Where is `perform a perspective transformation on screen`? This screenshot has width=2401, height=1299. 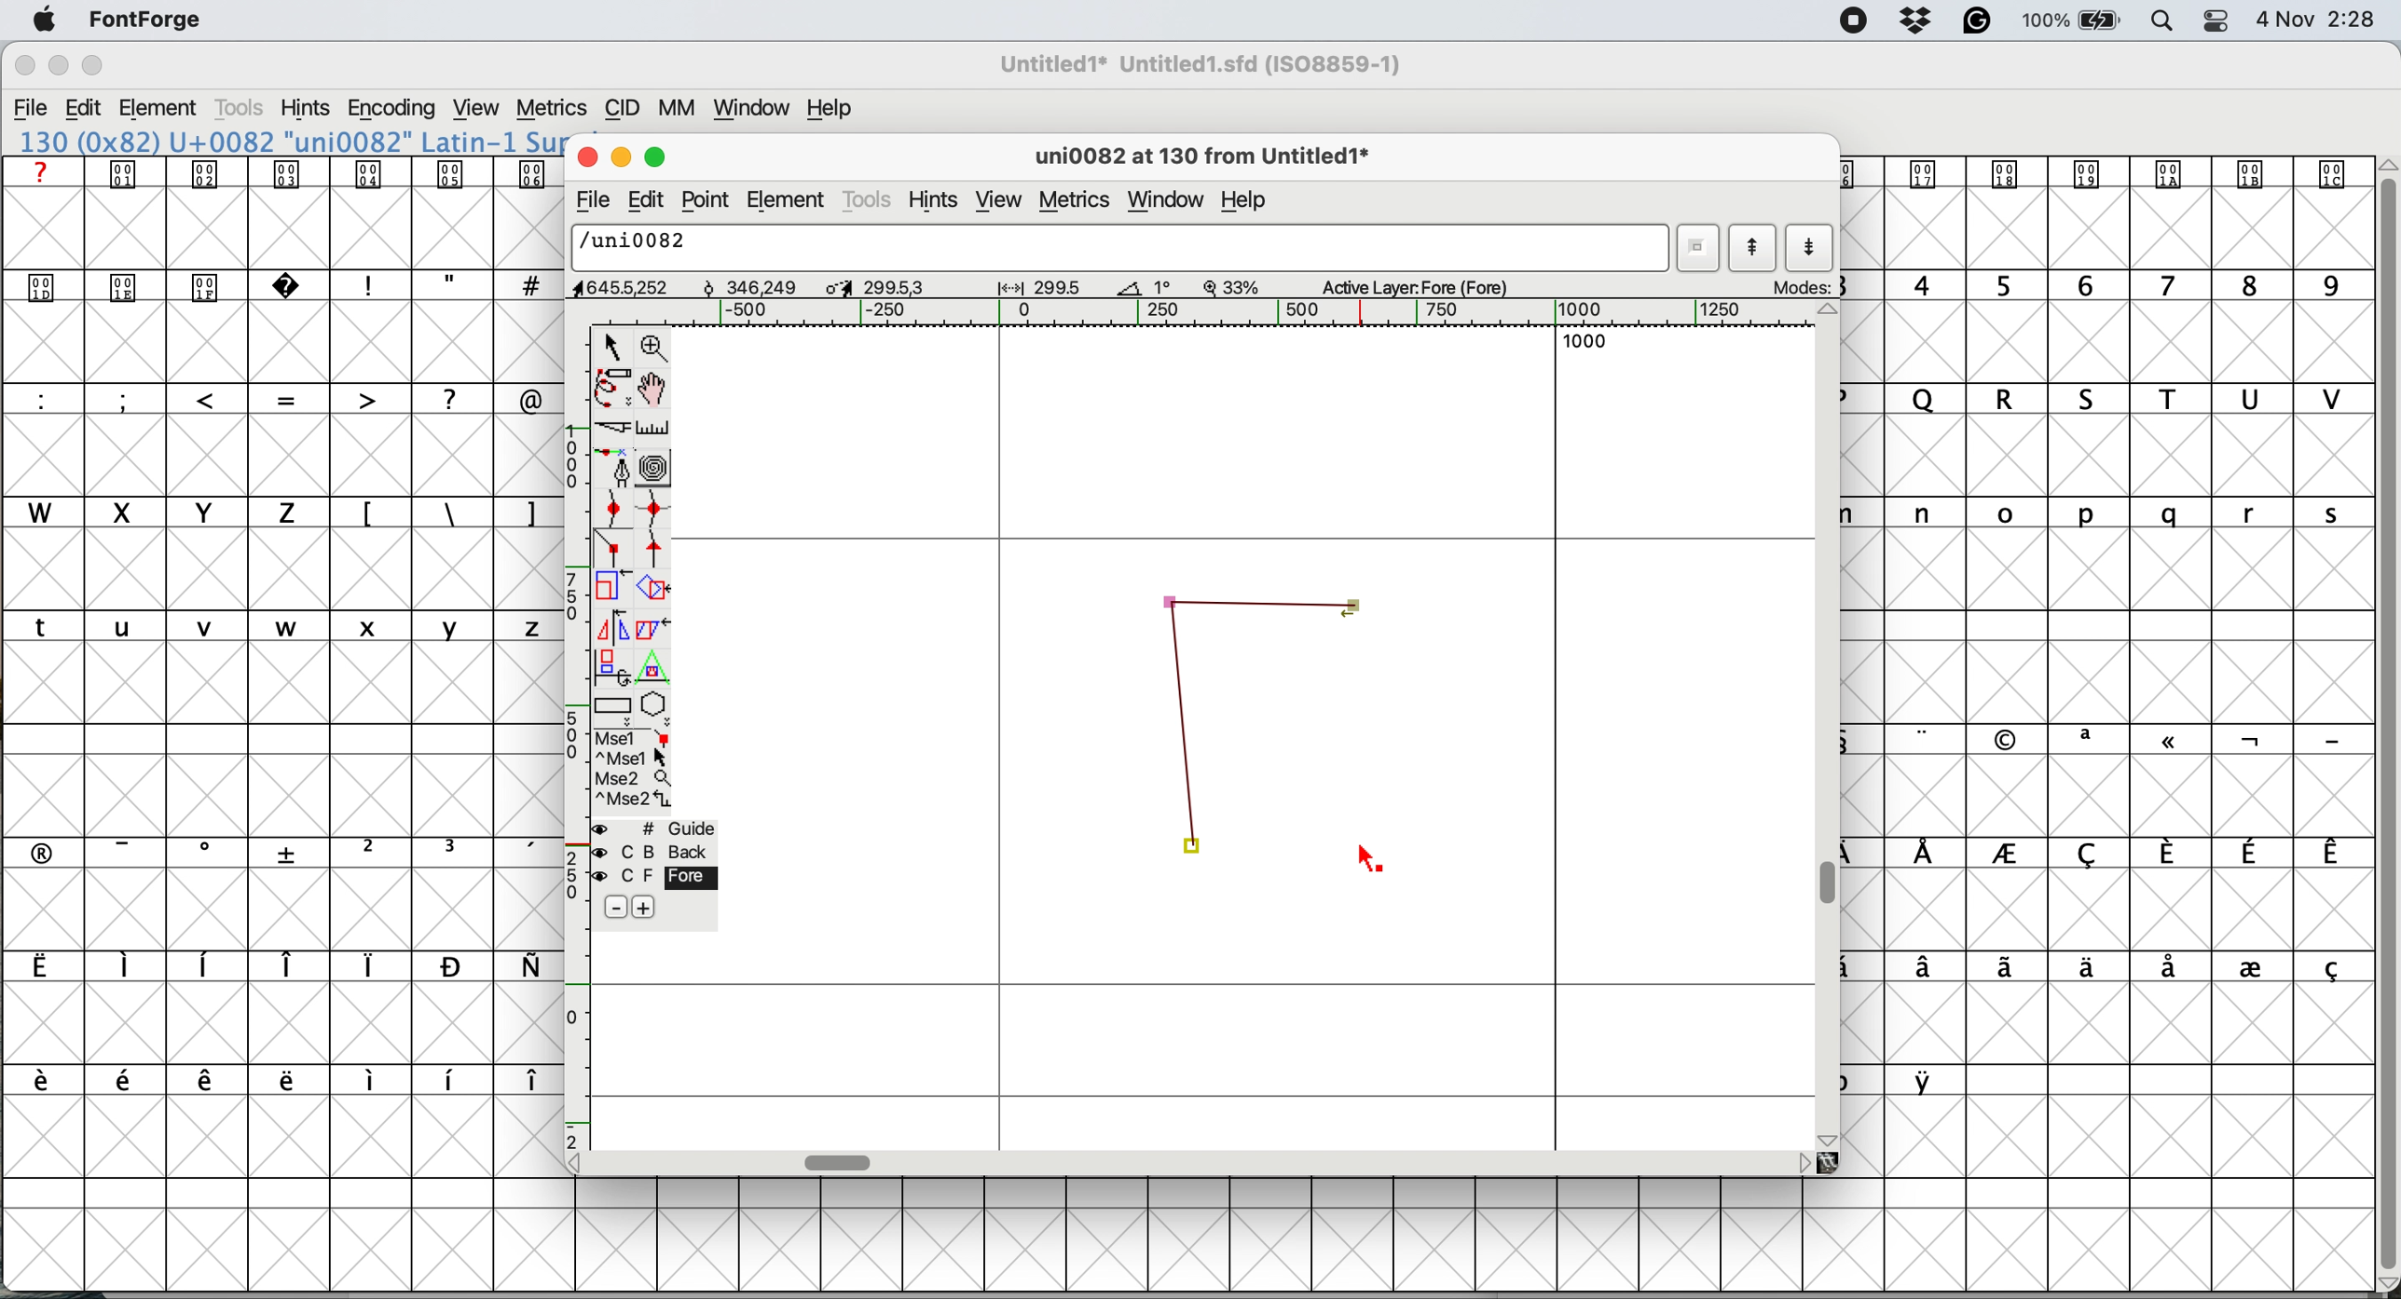
perform a perspective transformation on screen is located at coordinates (656, 667).